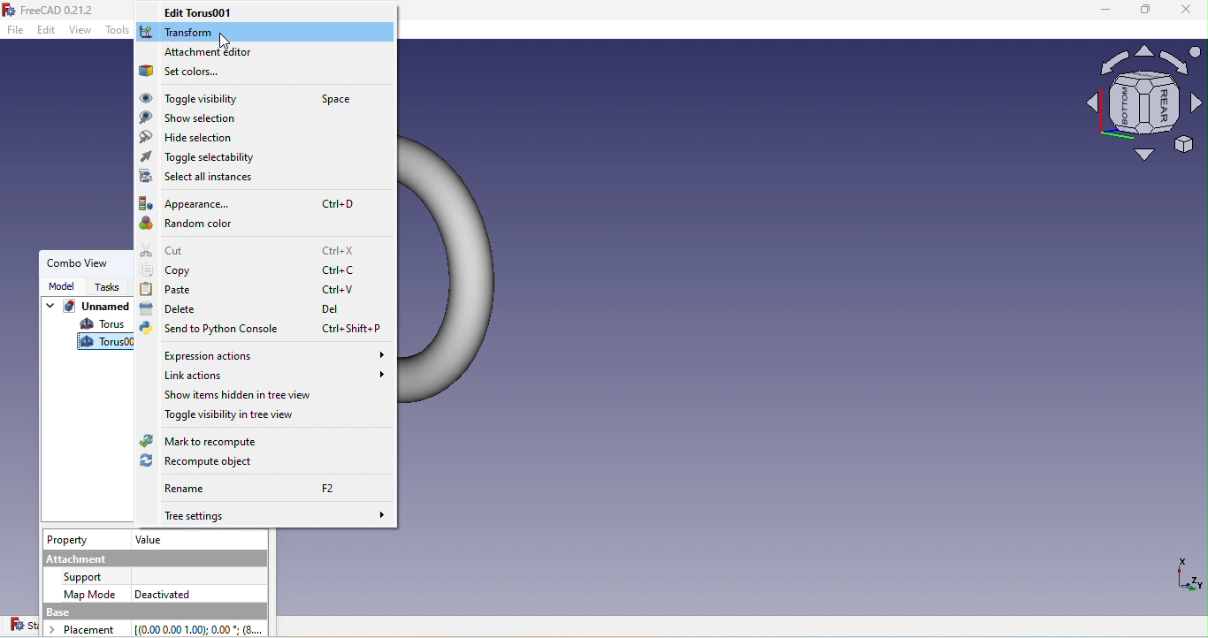 The height and width of the screenshot is (638, 1208). Describe the element at coordinates (254, 251) in the screenshot. I see `Cut` at that location.